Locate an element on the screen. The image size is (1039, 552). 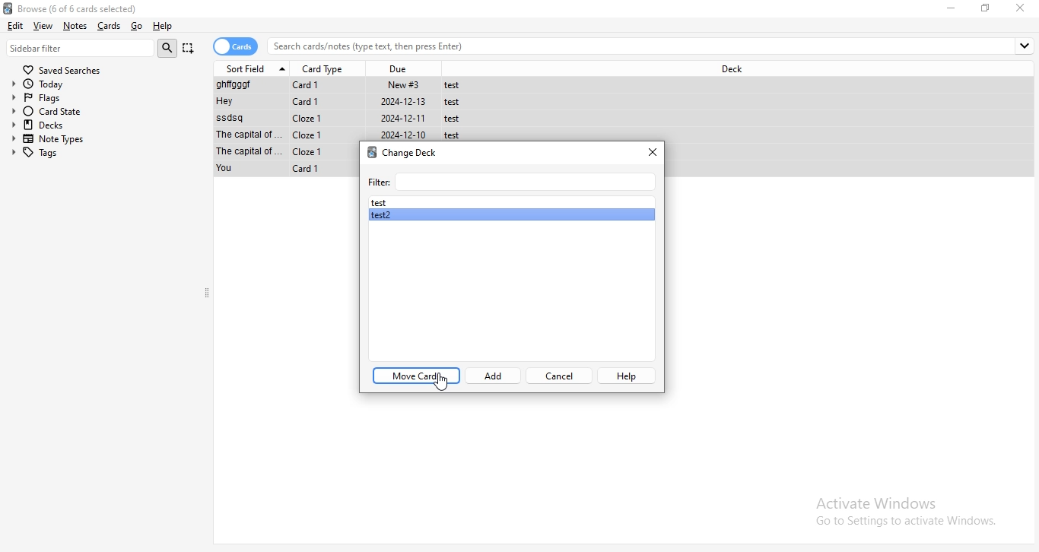
collapse is located at coordinates (208, 294).